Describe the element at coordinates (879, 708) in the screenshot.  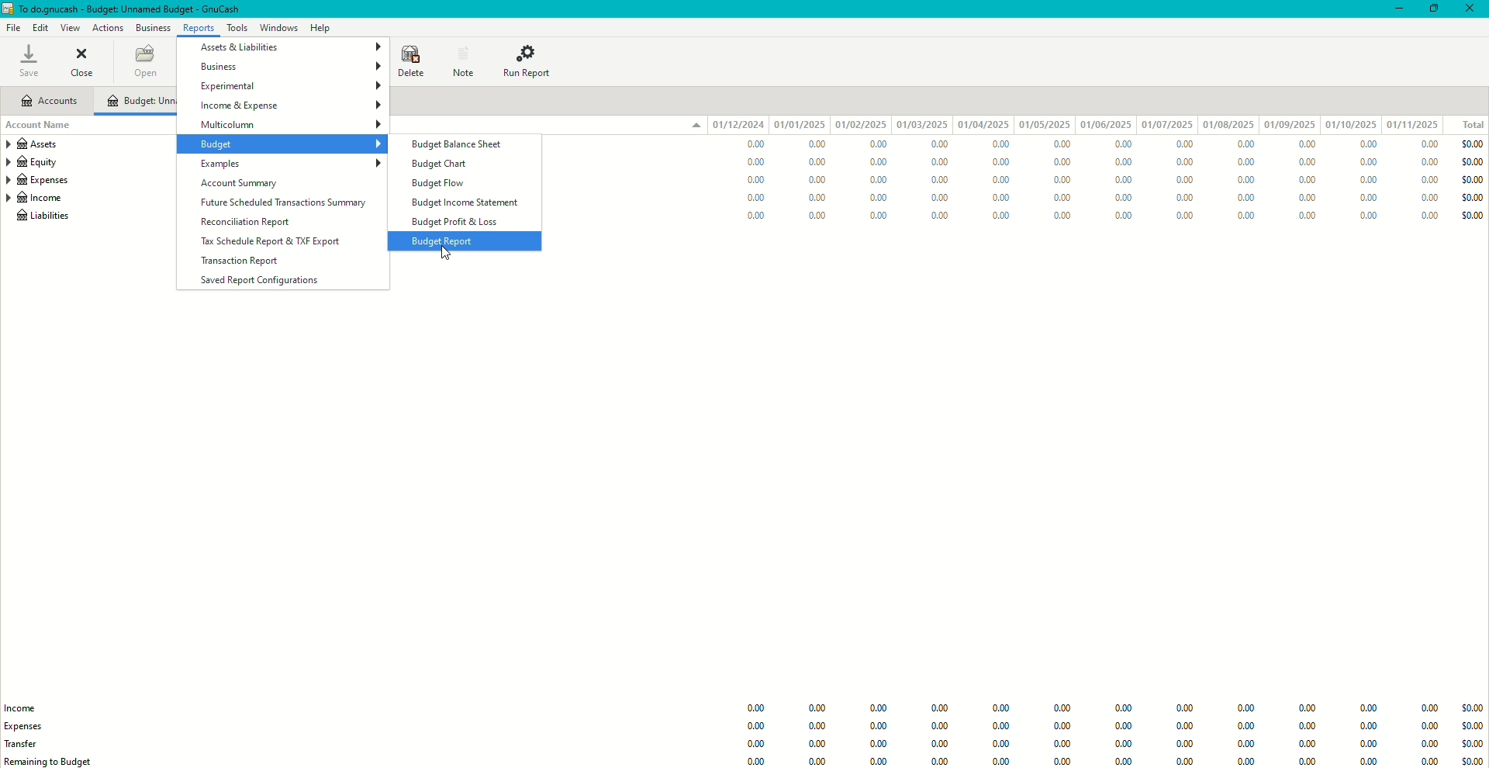
I see `0.00` at that location.